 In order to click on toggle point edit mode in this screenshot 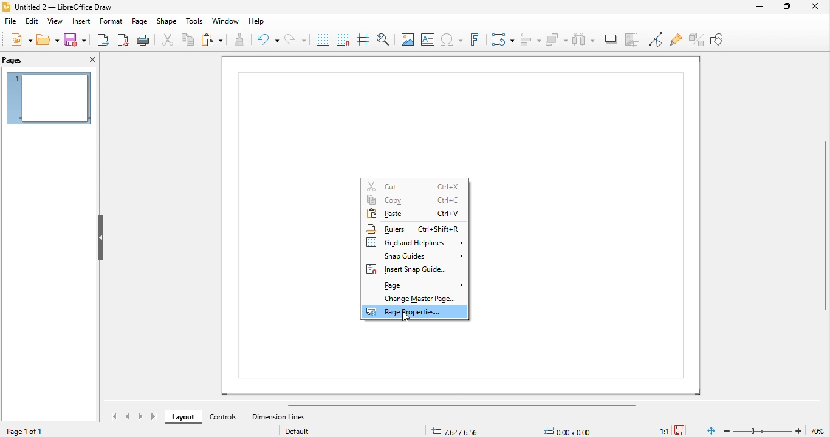, I will do `click(654, 39)`.